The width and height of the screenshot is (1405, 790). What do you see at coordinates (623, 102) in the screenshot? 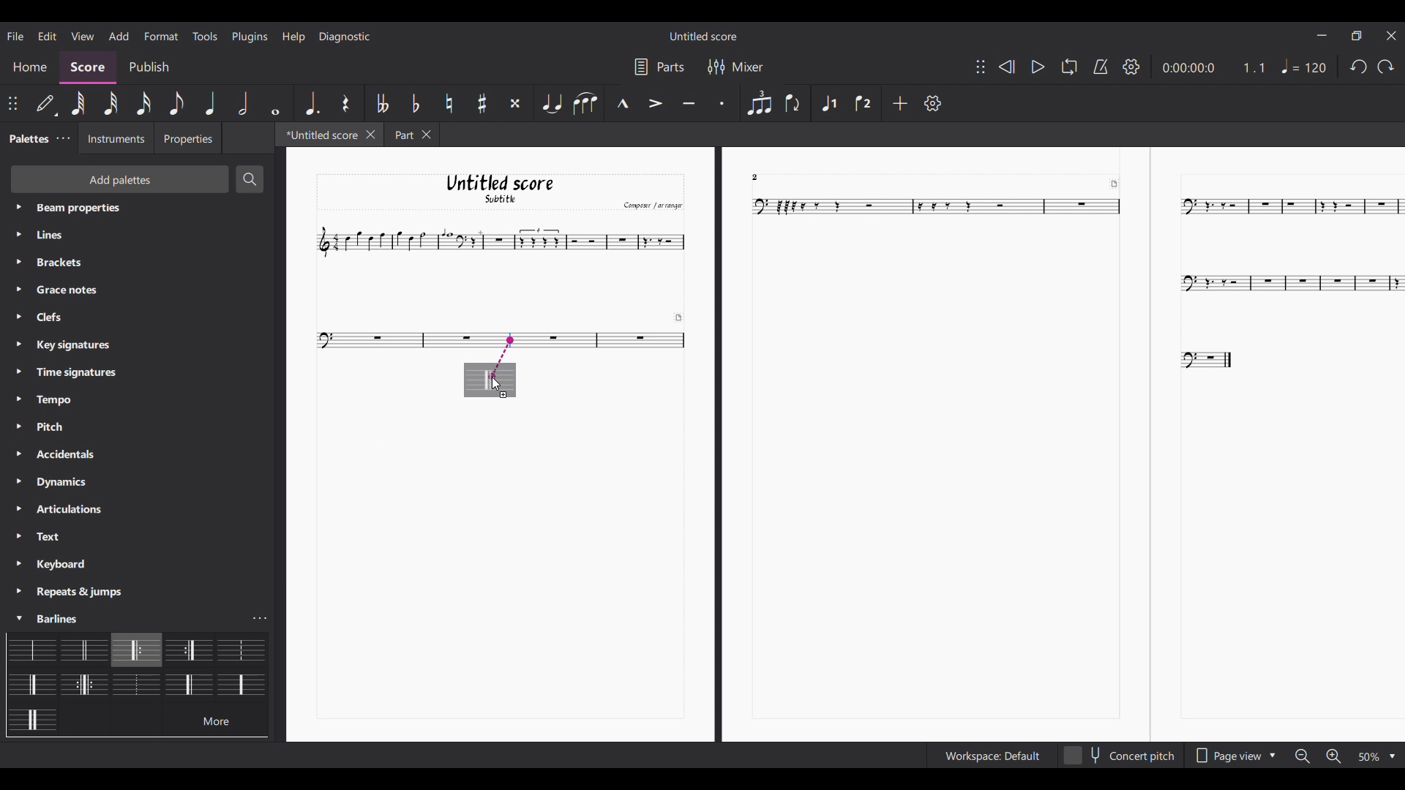
I see `Marcato` at bounding box center [623, 102].